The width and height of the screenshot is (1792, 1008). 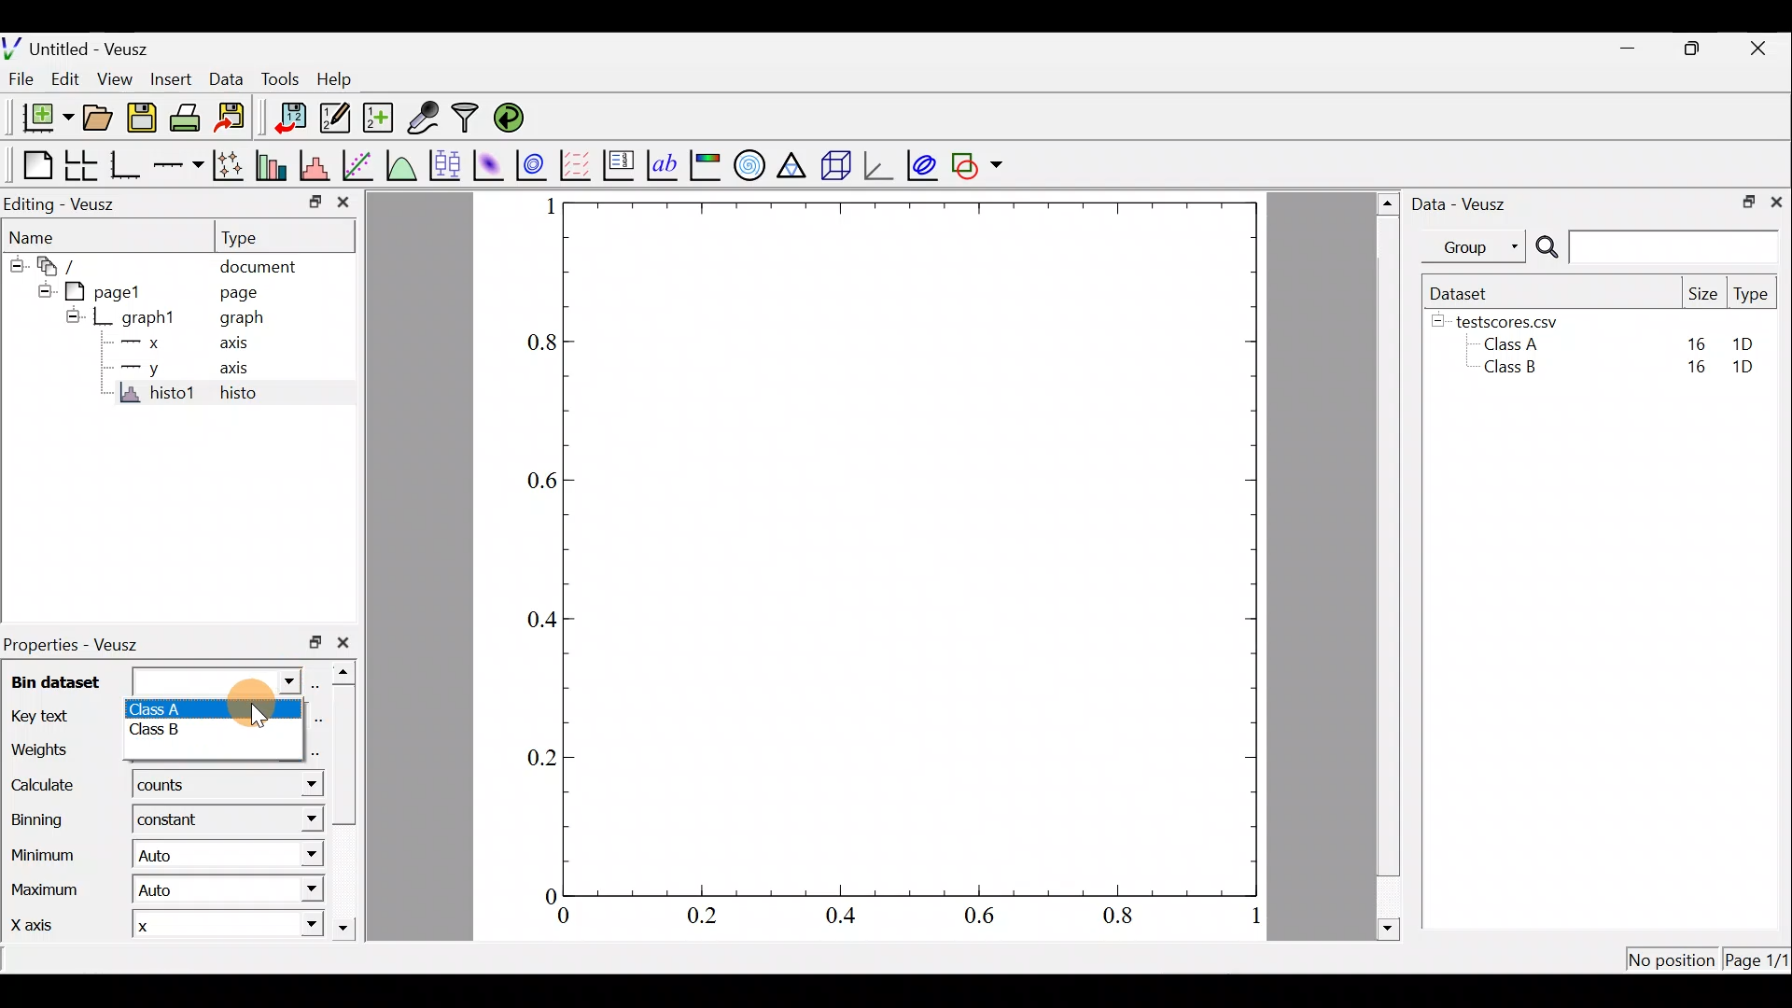 What do you see at coordinates (49, 787) in the screenshot?
I see `Calculate` at bounding box center [49, 787].